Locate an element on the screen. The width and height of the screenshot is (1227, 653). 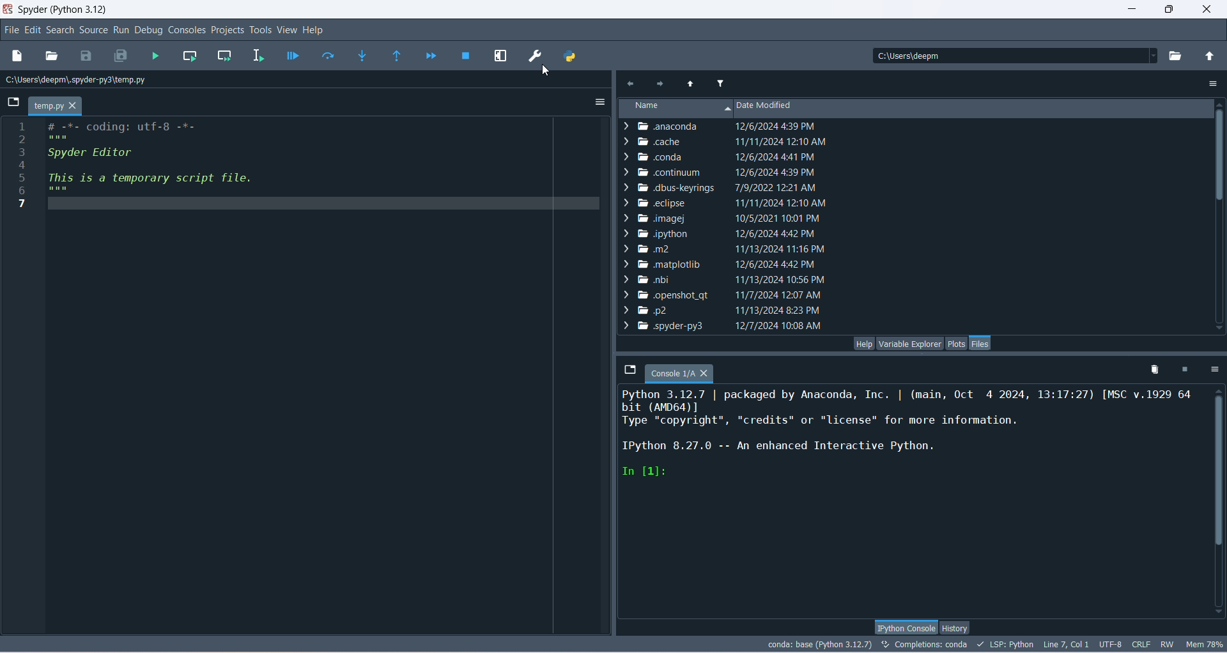
debug is located at coordinates (151, 31).